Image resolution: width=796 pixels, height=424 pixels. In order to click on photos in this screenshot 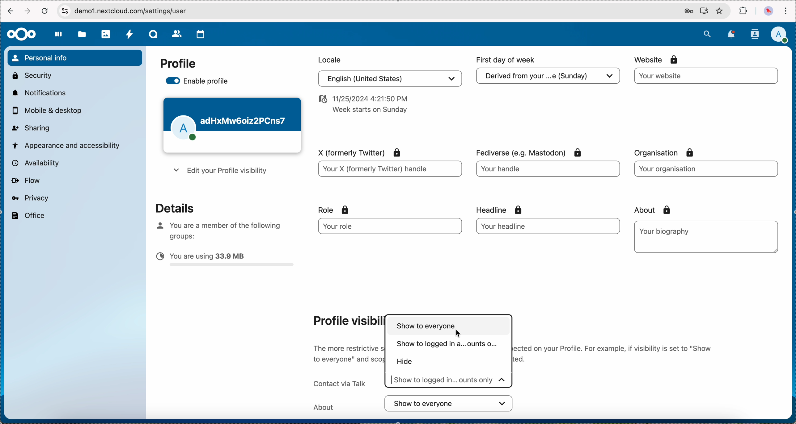, I will do `click(106, 34)`.